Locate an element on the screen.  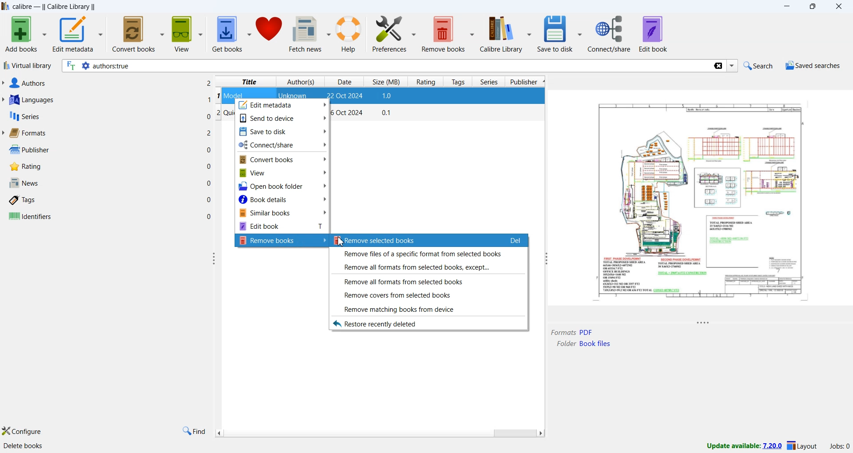
configure is located at coordinates (23, 432).